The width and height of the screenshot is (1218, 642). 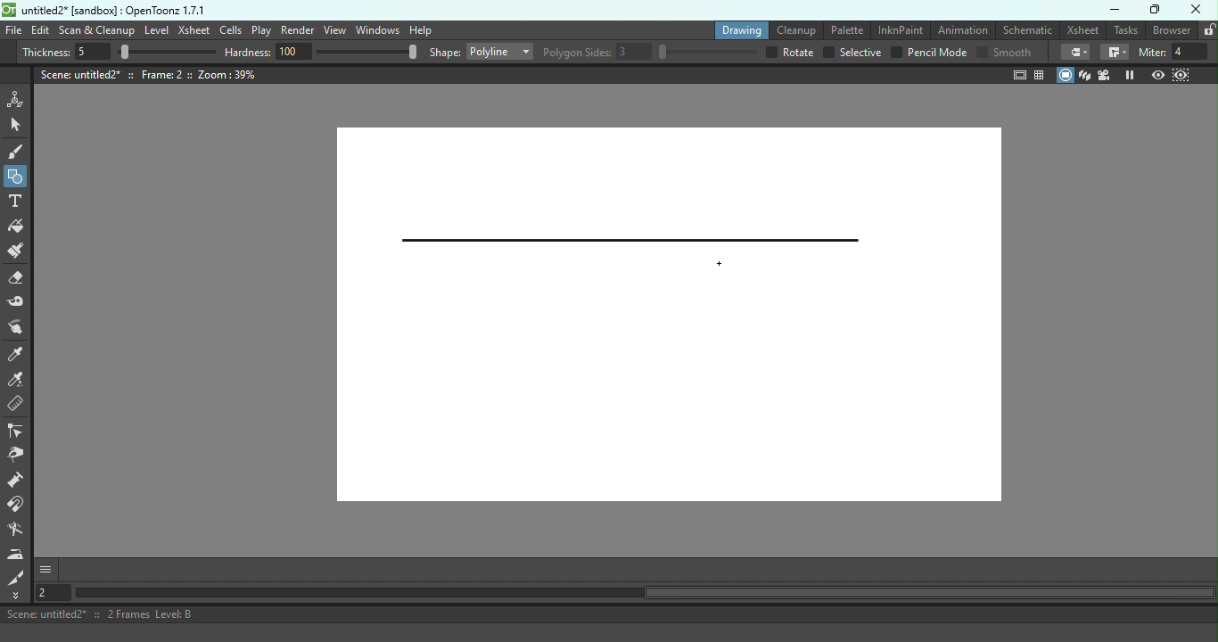 I want to click on Tasks, so click(x=1126, y=30).